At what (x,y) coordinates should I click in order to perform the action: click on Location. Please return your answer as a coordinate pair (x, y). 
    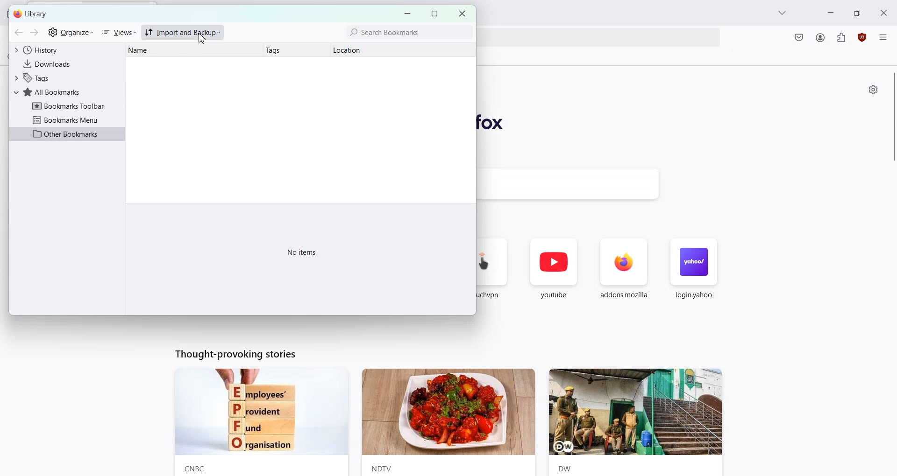
    Looking at the image, I should click on (357, 50).